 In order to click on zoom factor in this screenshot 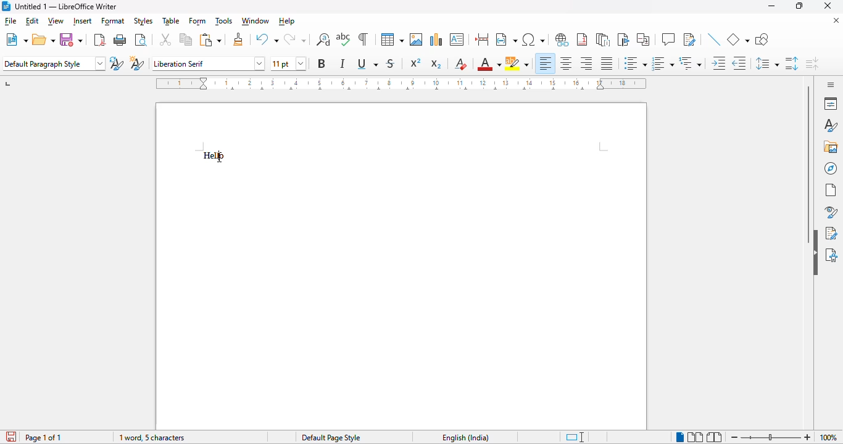, I will do `click(830, 438)`.